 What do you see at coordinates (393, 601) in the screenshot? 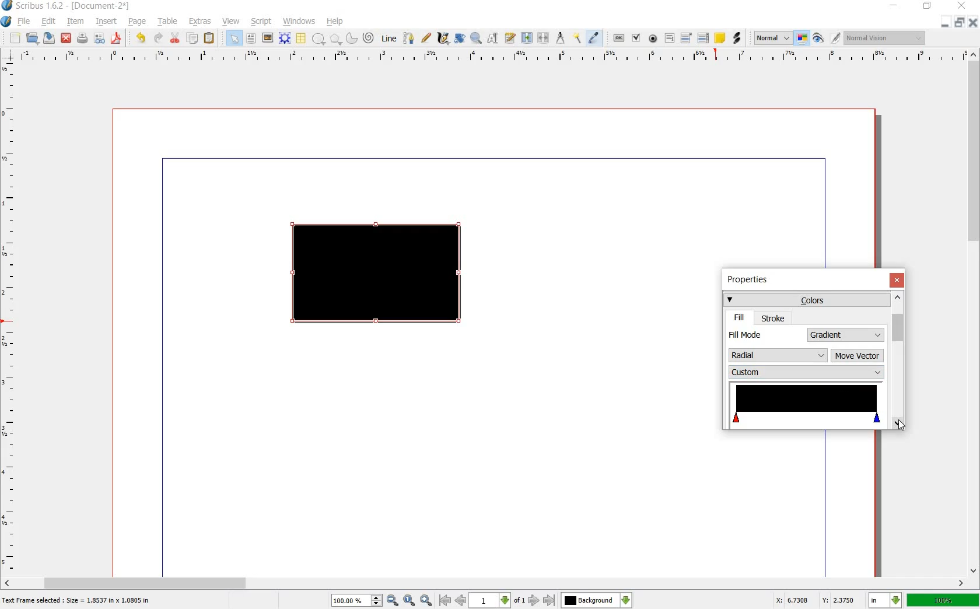
I see `zoom out` at bounding box center [393, 601].